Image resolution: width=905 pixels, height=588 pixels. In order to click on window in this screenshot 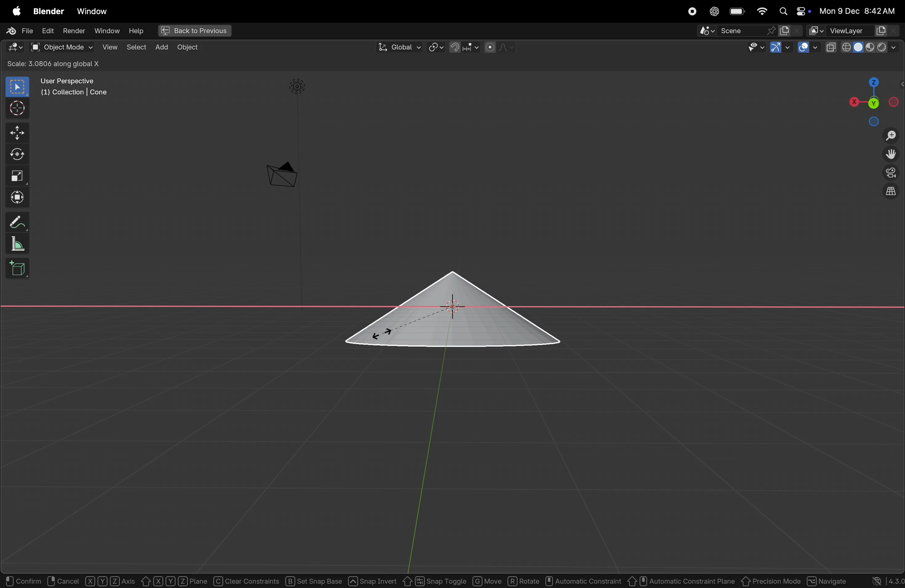, I will do `click(107, 32)`.